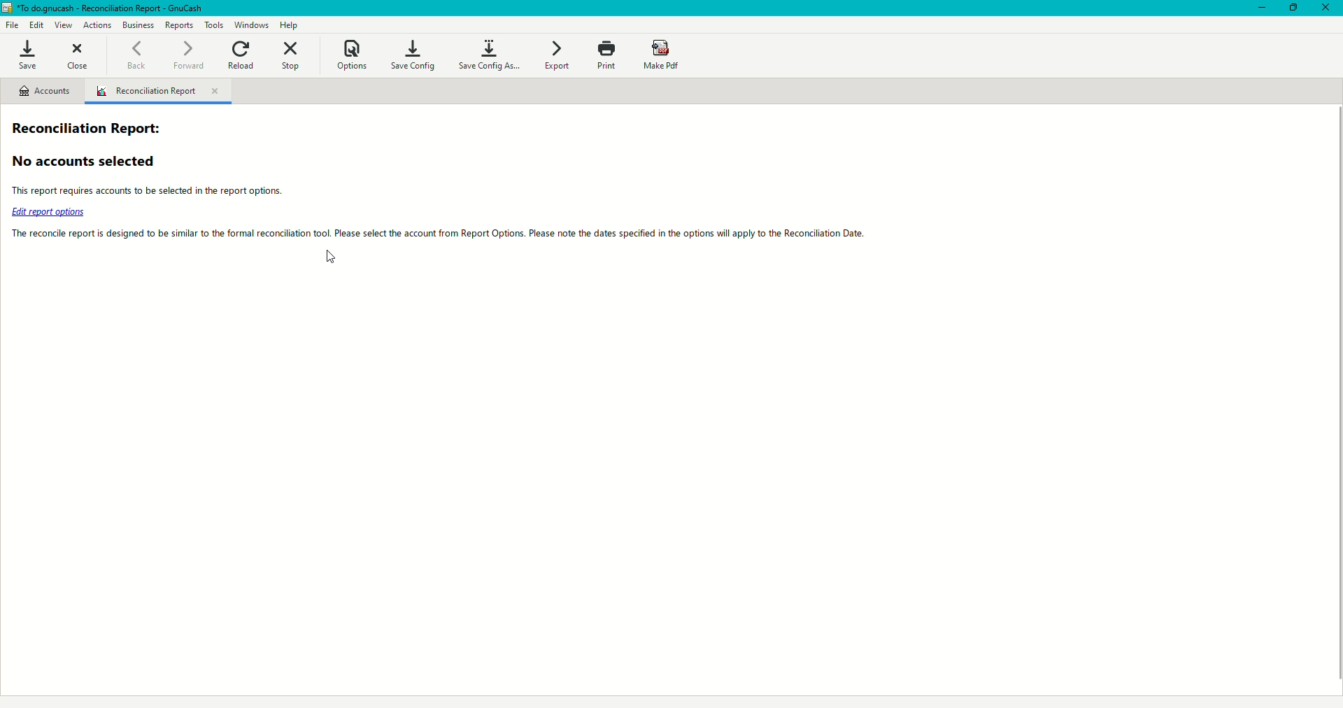 The width and height of the screenshot is (1343, 708). I want to click on Reconciliation Report , so click(92, 130).